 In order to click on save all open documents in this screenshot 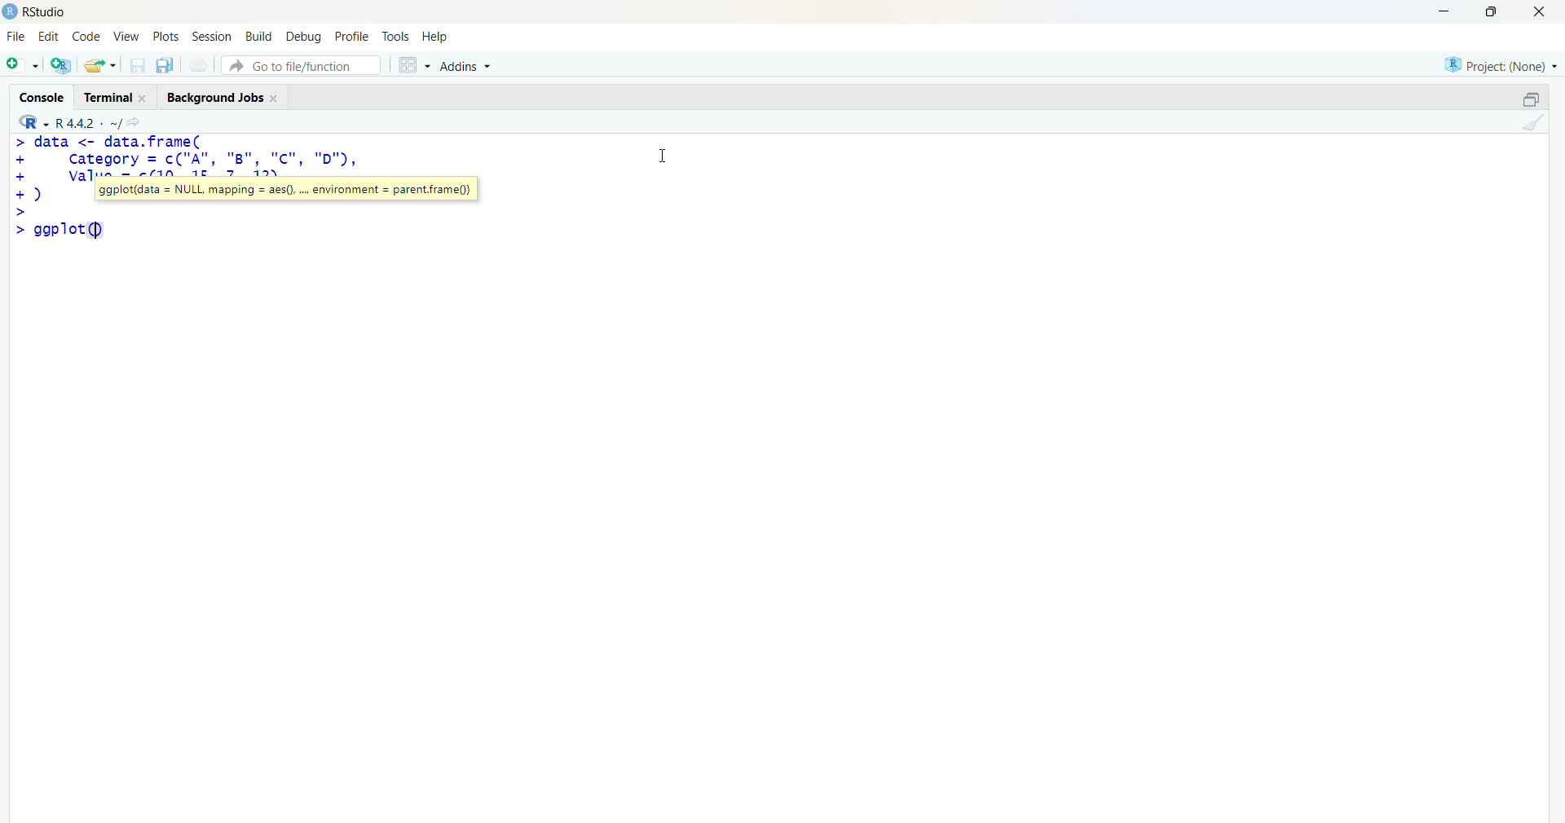, I will do `click(164, 65)`.